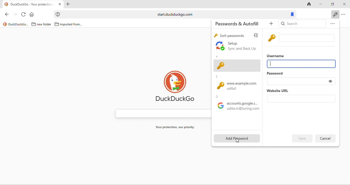  What do you see at coordinates (18, 25) in the screenshot?
I see `duckduckgo...` at bounding box center [18, 25].